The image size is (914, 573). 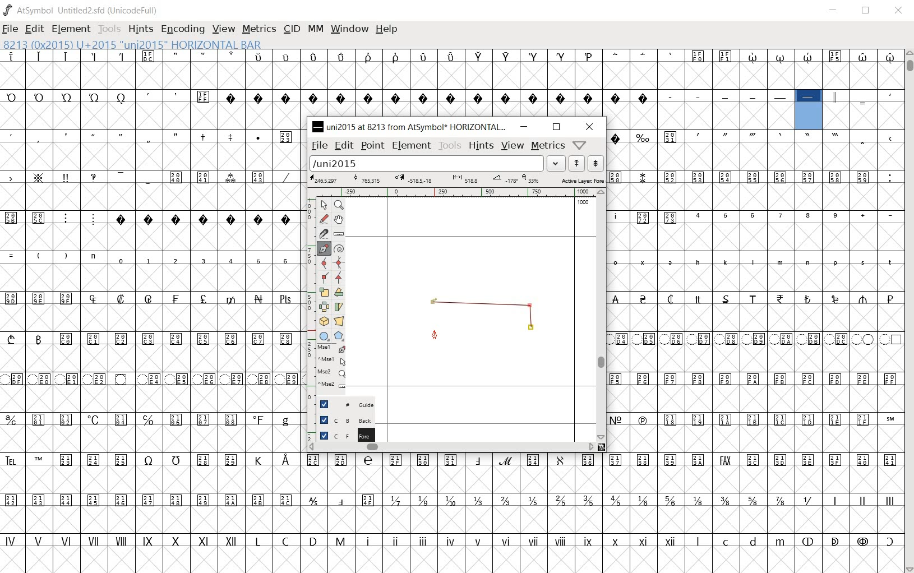 What do you see at coordinates (322, 233) in the screenshot?
I see `cut splines in two` at bounding box center [322, 233].